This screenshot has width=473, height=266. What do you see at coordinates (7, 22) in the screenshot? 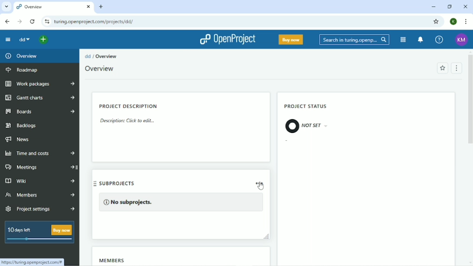
I see `Back` at bounding box center [7, 22].